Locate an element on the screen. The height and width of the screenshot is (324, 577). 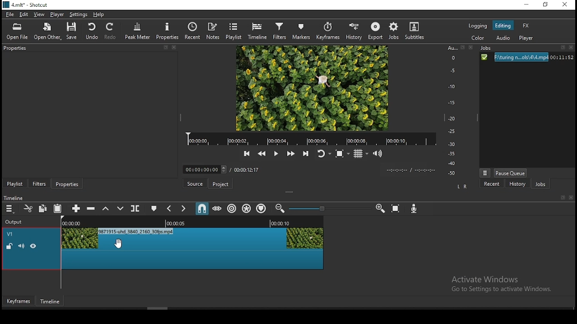
Jobs is located at coordinates (488, 49).